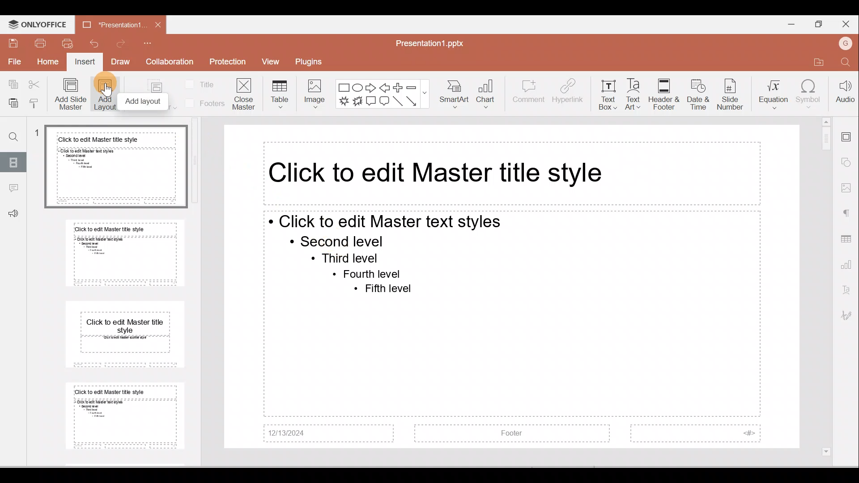  I want to click on Date & time, so click(698, 95).